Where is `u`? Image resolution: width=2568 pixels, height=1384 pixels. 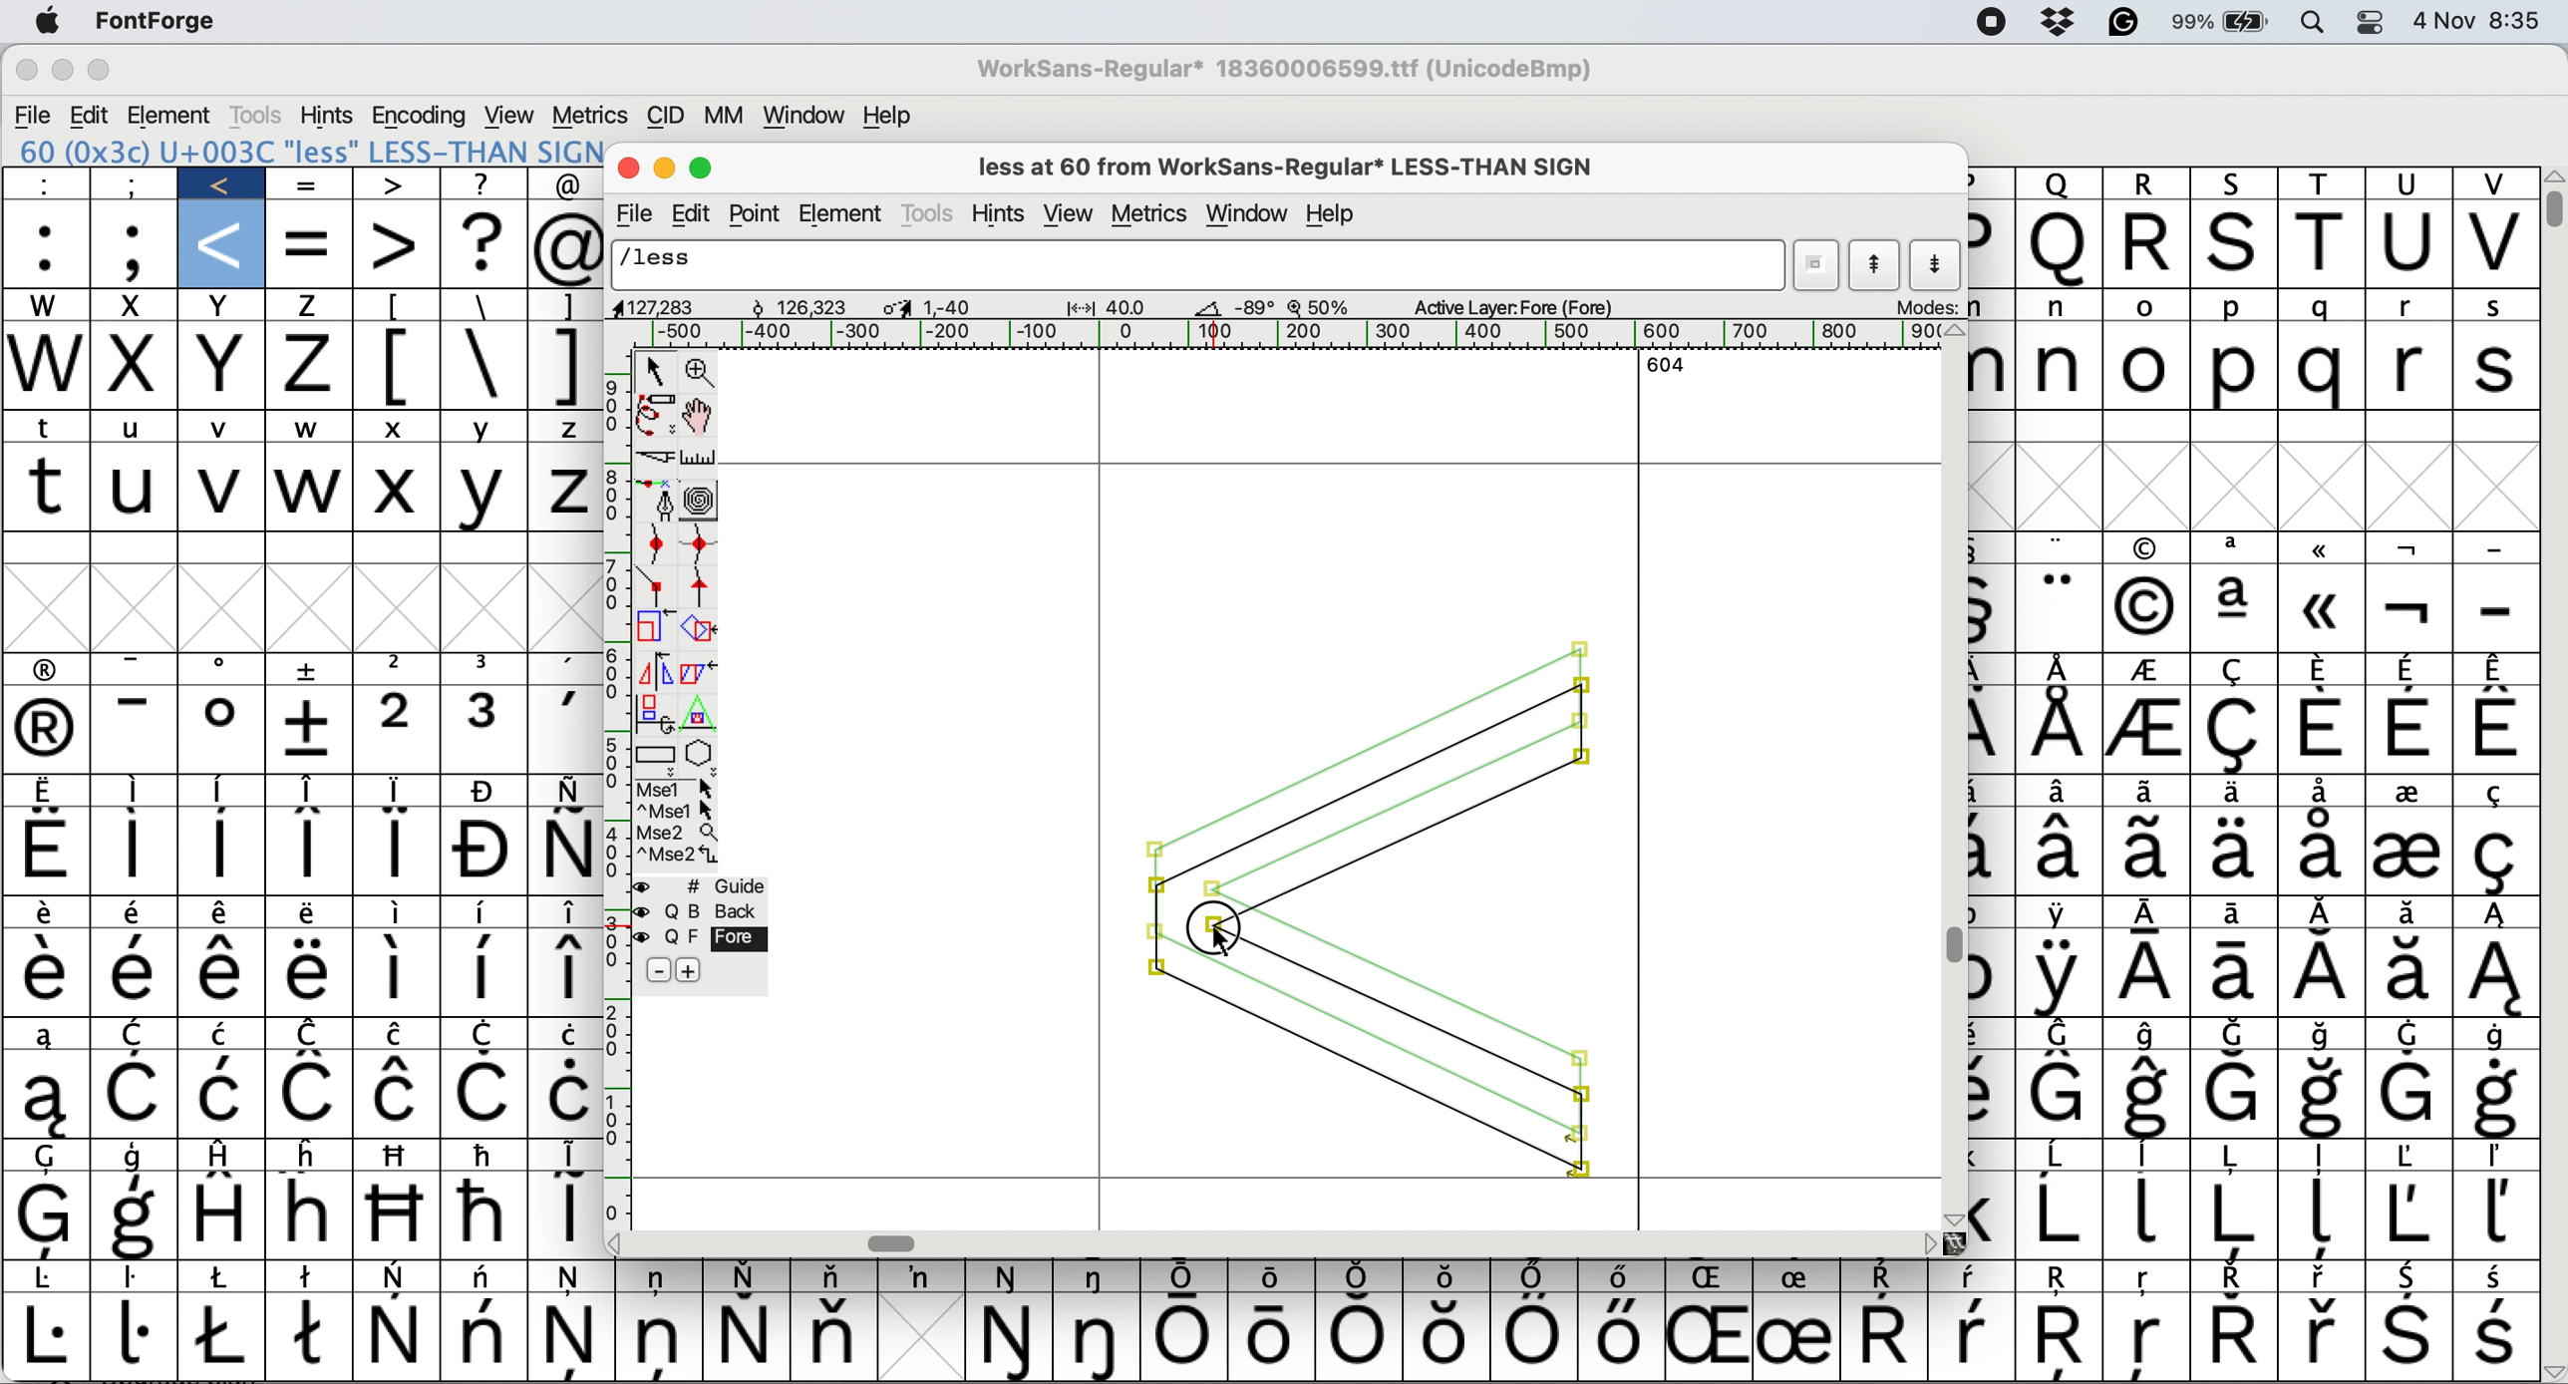 u is located at coordinates (137, 489).